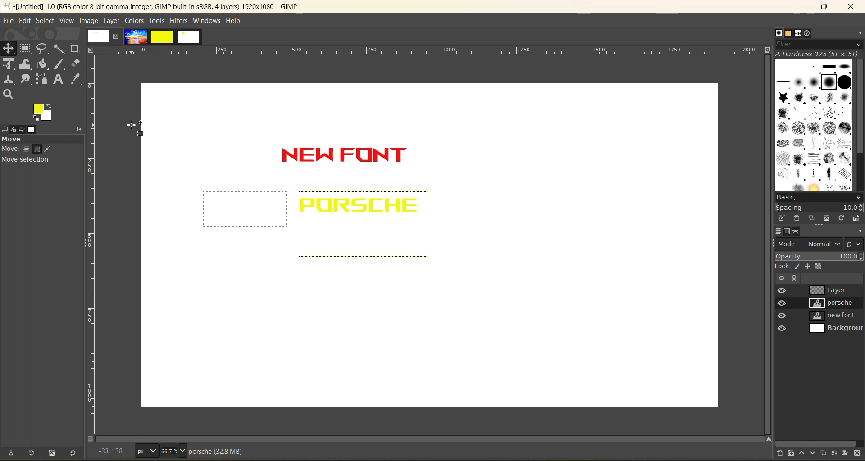  What do you see at coordinates (860, 230) in the screenshot?
I see `configure` at bounding box center [860, 230].